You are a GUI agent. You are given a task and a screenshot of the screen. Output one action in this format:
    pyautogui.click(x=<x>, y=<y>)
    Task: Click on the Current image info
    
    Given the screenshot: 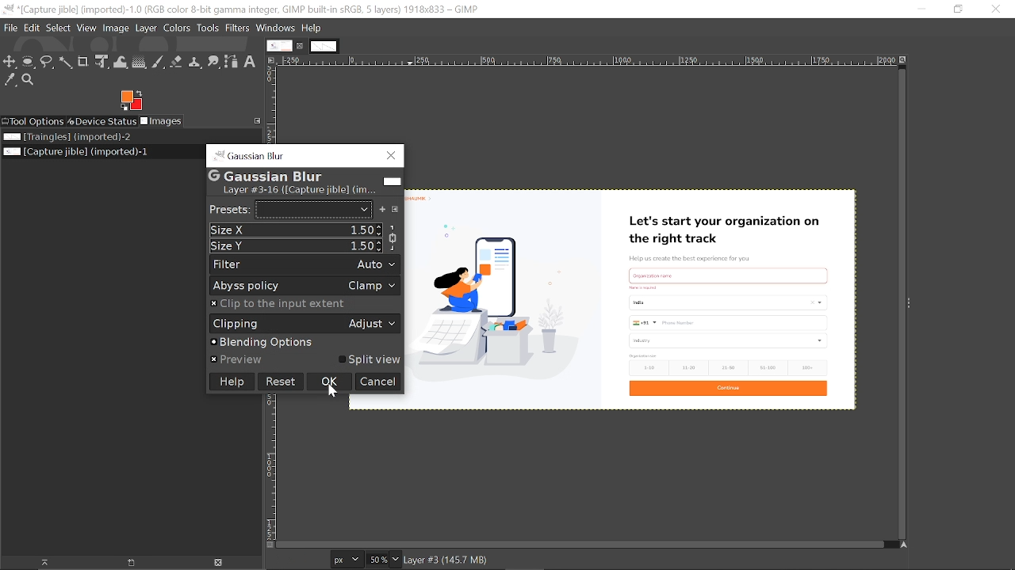 What is the action you would take?
    pyautogui.click(x=446, y=560)
    